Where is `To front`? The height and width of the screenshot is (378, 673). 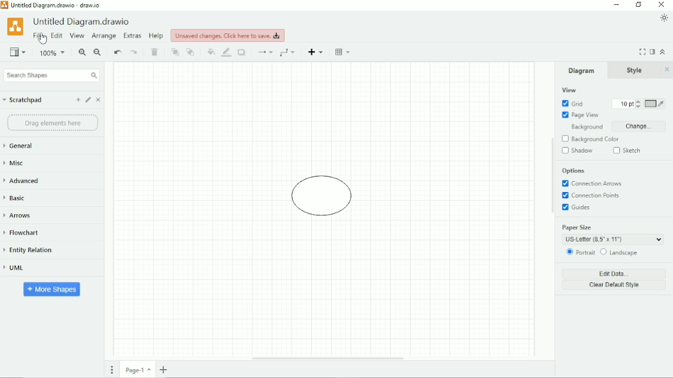 To front is located at coordinates (175, 52).